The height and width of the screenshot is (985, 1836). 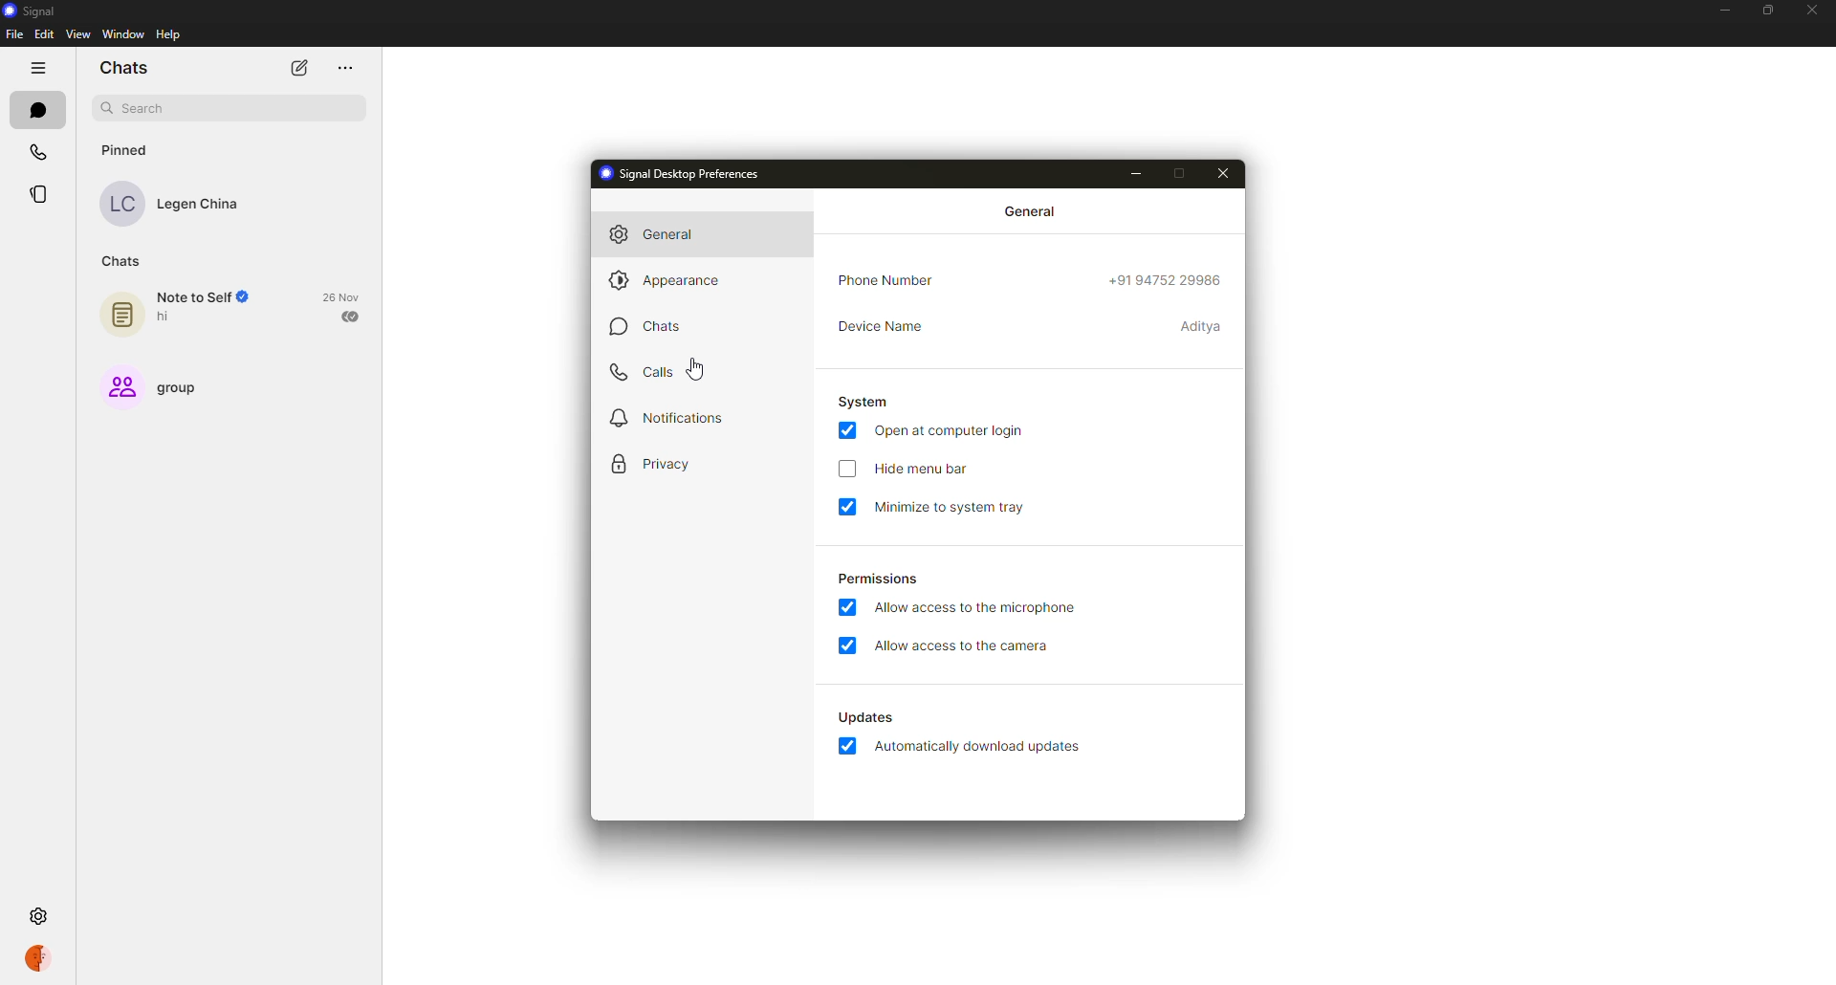 I want to click on new chat, so click(x=299, y=67).